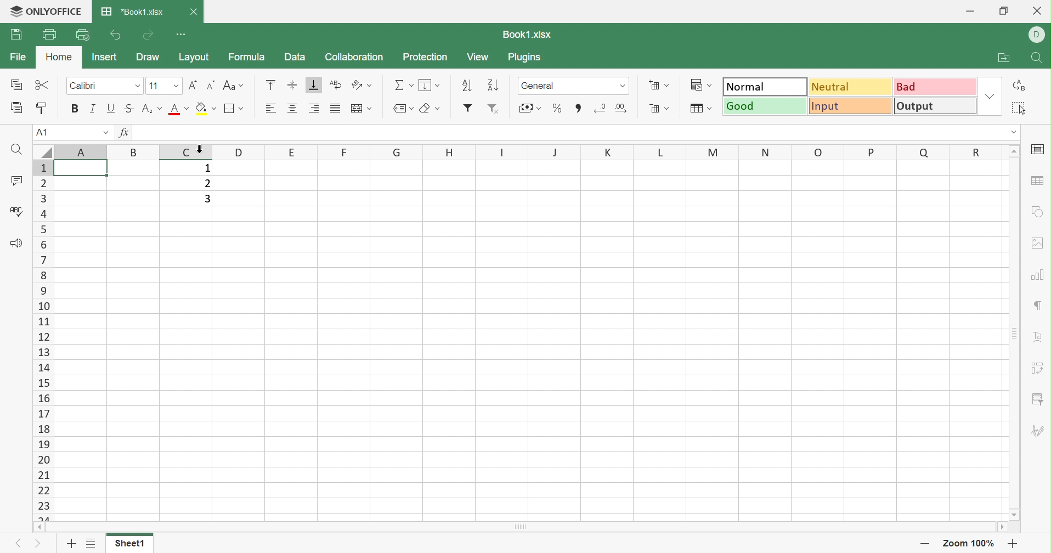 The image size is (1051, 553). I want to click on Align Bottom, so click(315, 85).